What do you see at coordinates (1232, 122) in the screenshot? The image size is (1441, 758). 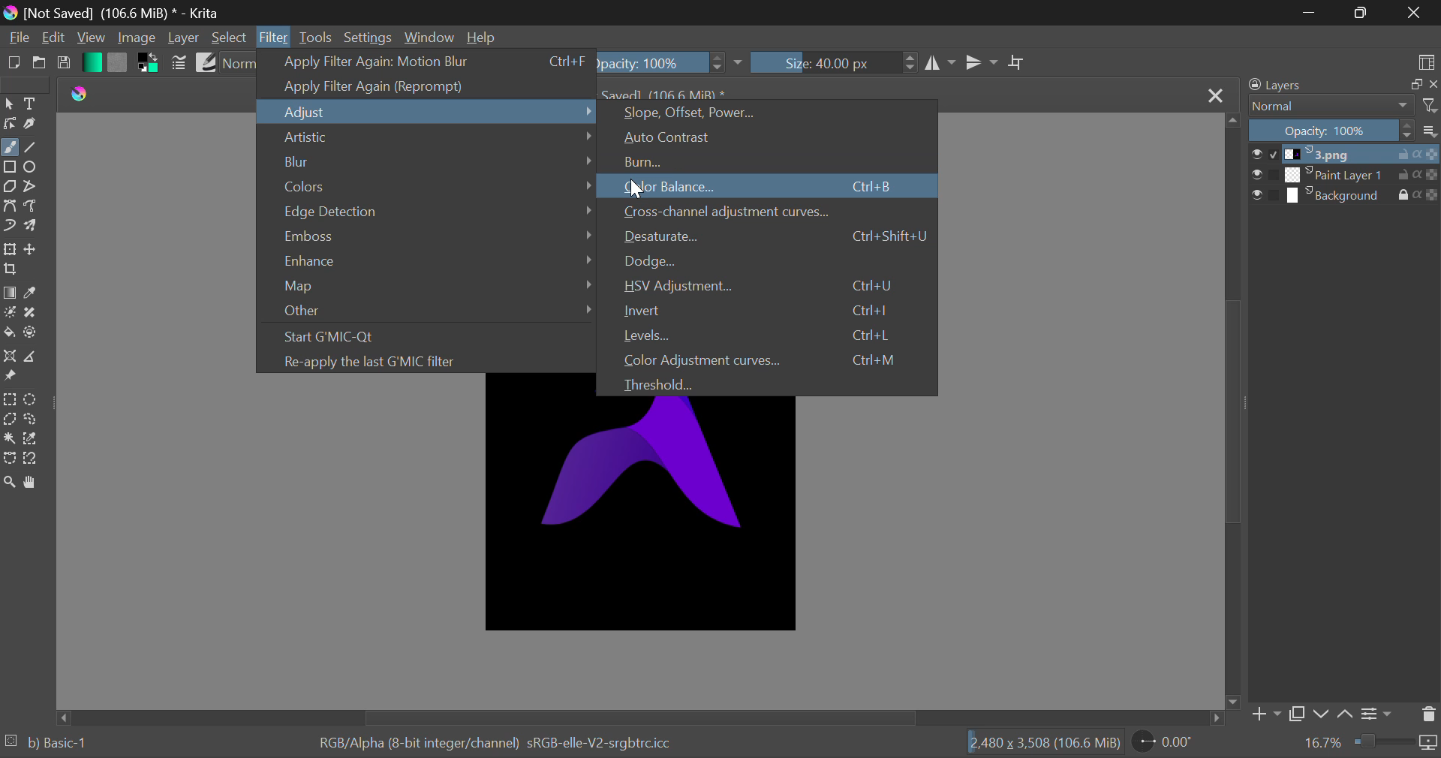 I see `move up` at bounding box center [1232, 122].